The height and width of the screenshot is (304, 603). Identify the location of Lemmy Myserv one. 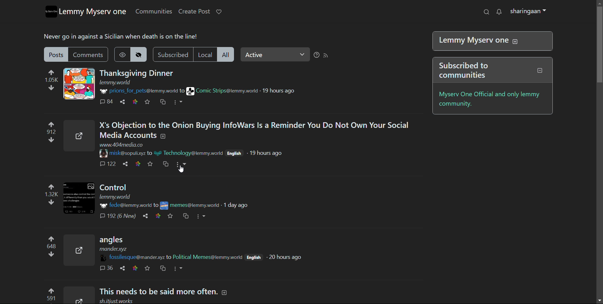
(490, 42).